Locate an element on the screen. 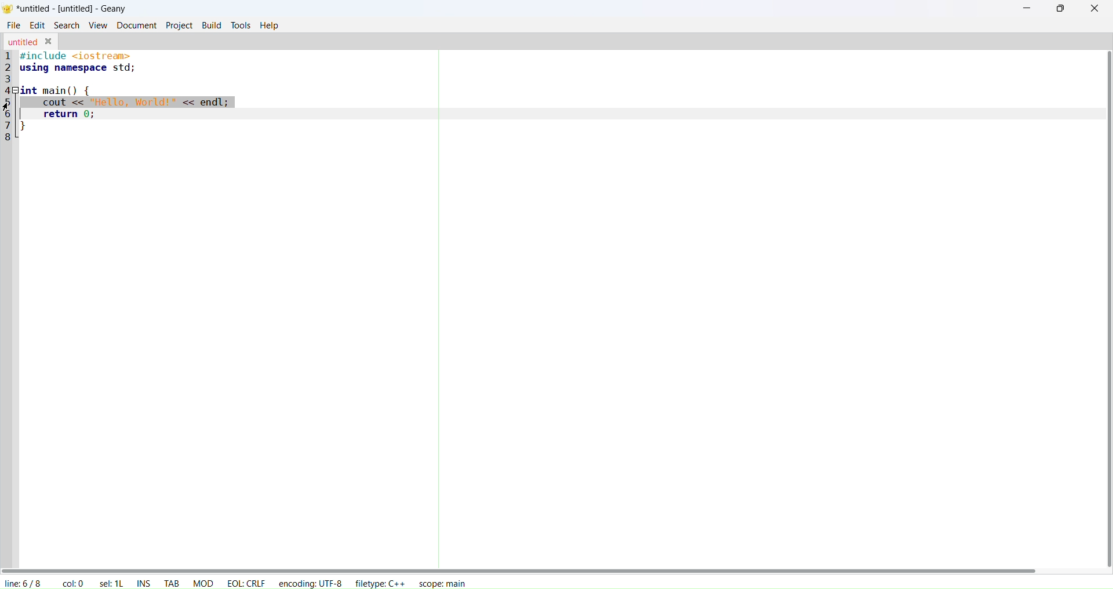 Image resolution: width=1113 pixels, height=589 pixels. minimize is located at coordinates (1027, 8).